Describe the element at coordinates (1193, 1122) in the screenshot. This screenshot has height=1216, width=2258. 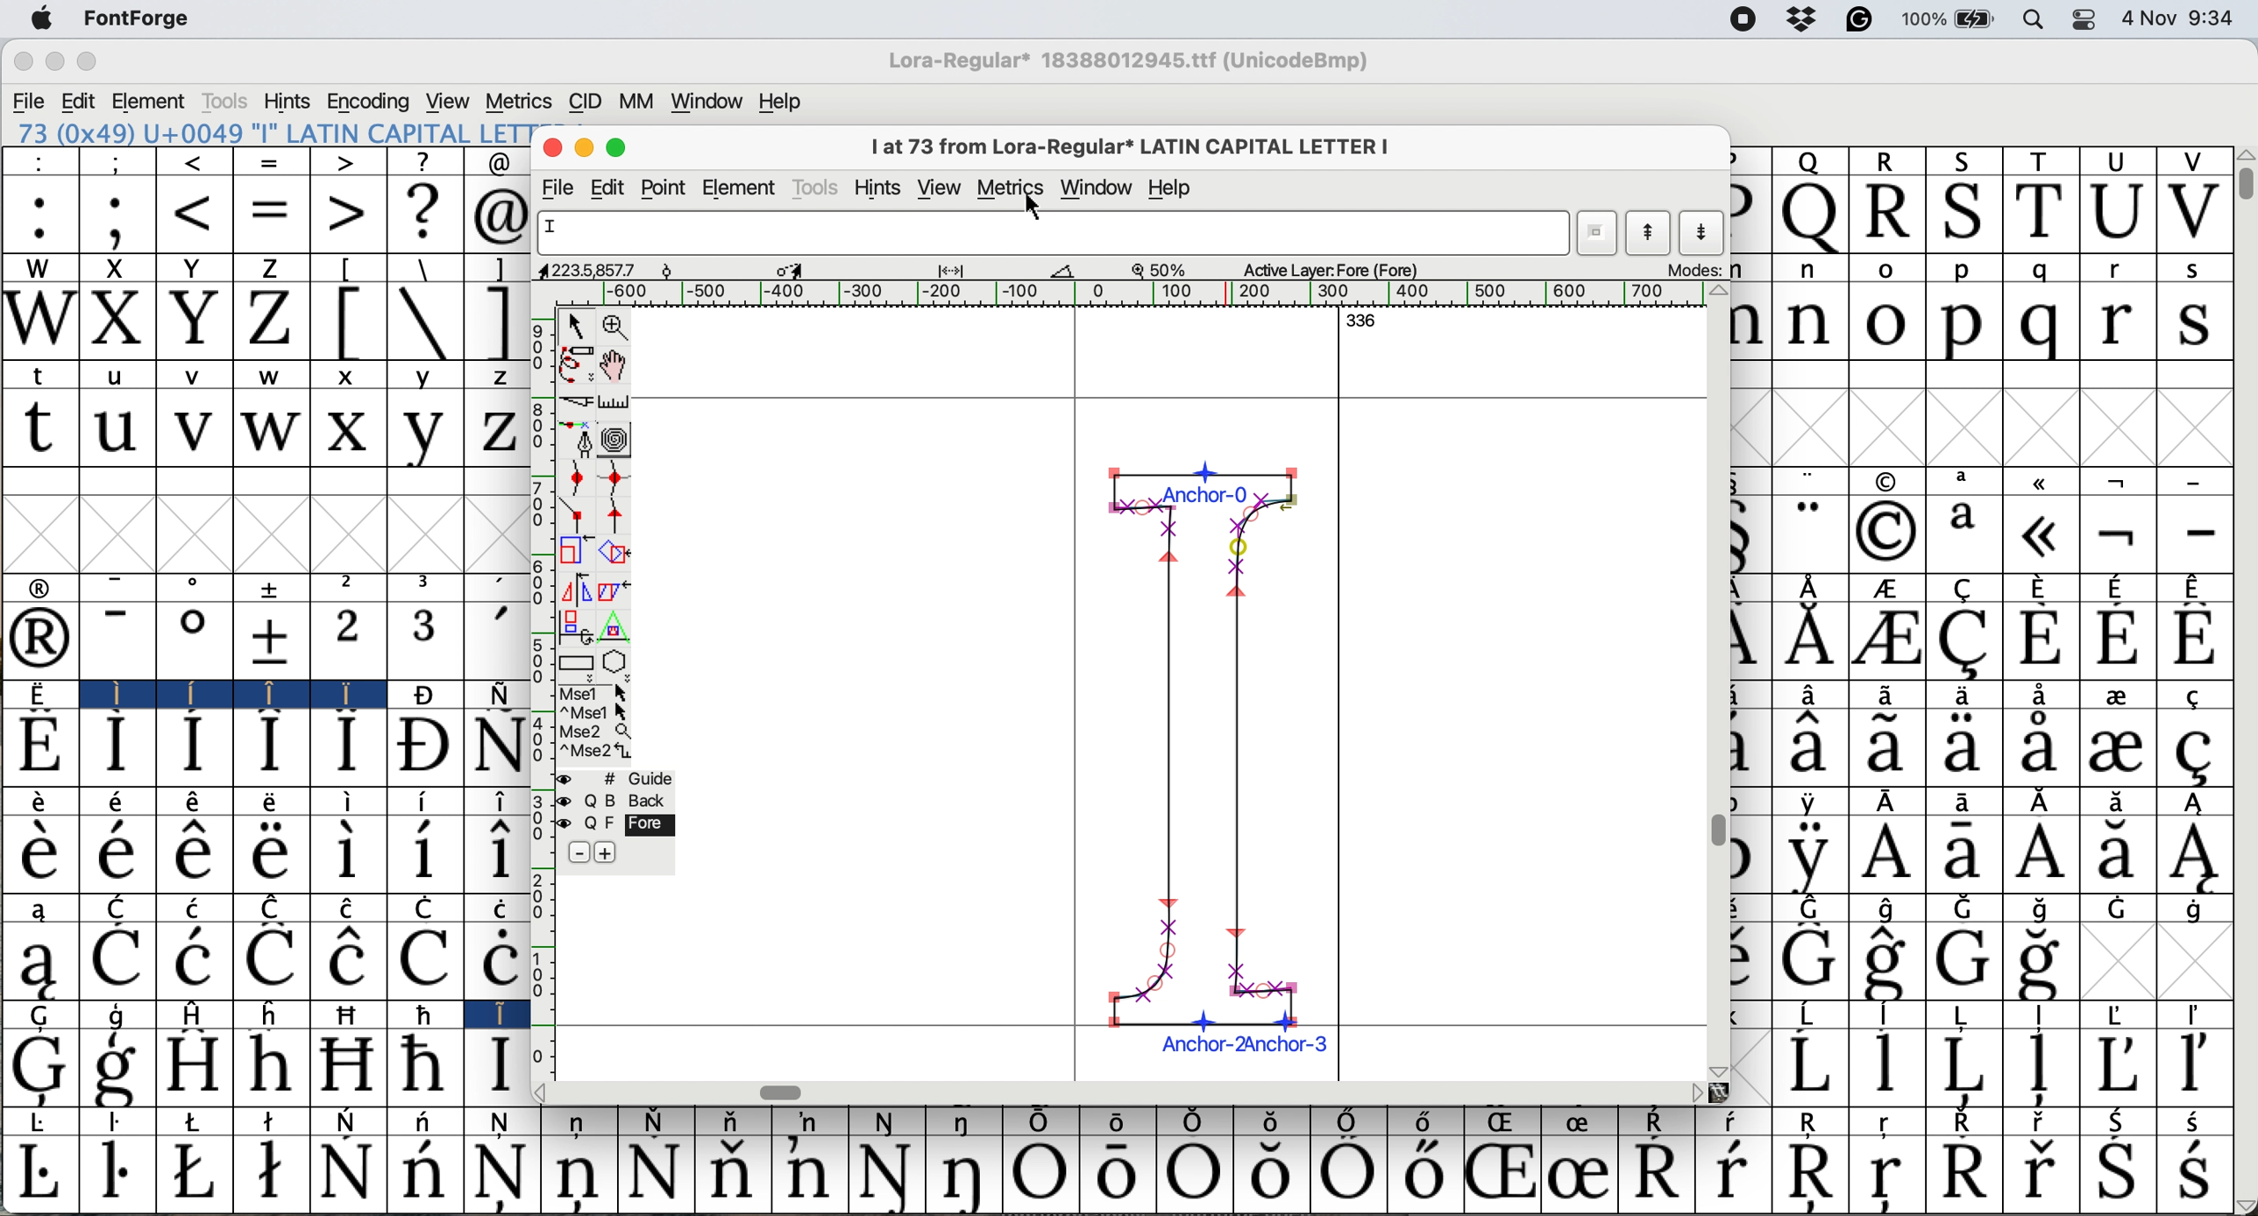
I see `Symbol` at that location.